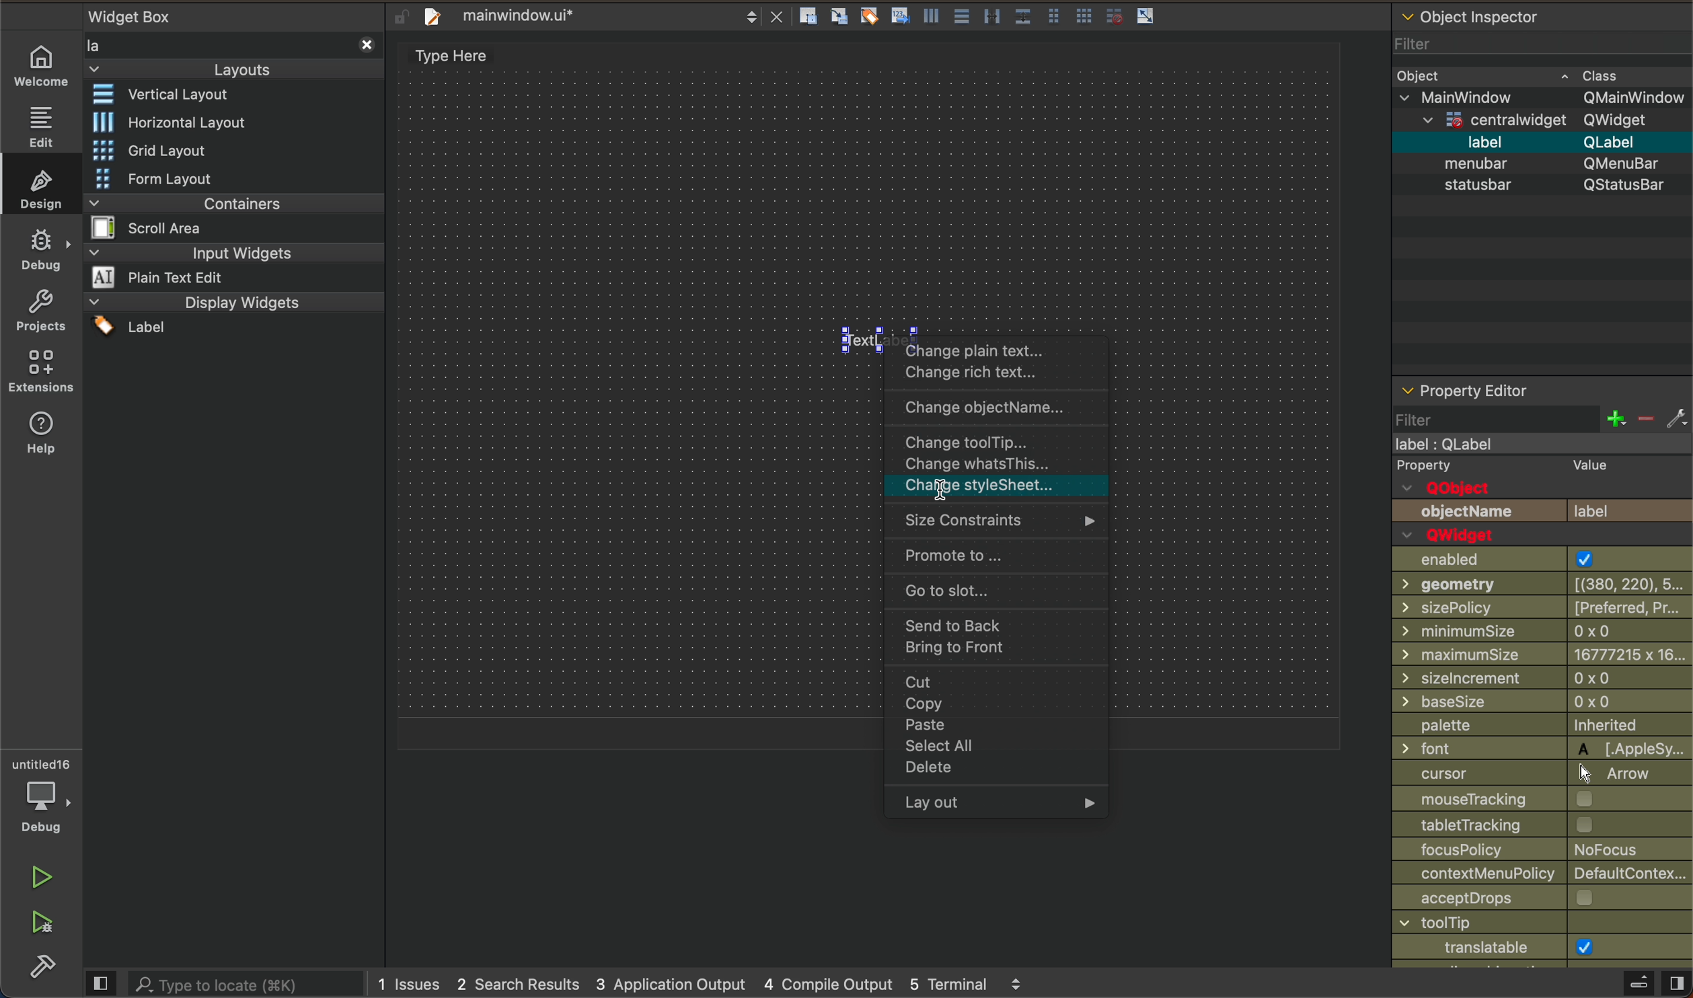  What do you see at coordinates (990, 467) in the screenshot?
I see `change` at bounding box center [990, 467].